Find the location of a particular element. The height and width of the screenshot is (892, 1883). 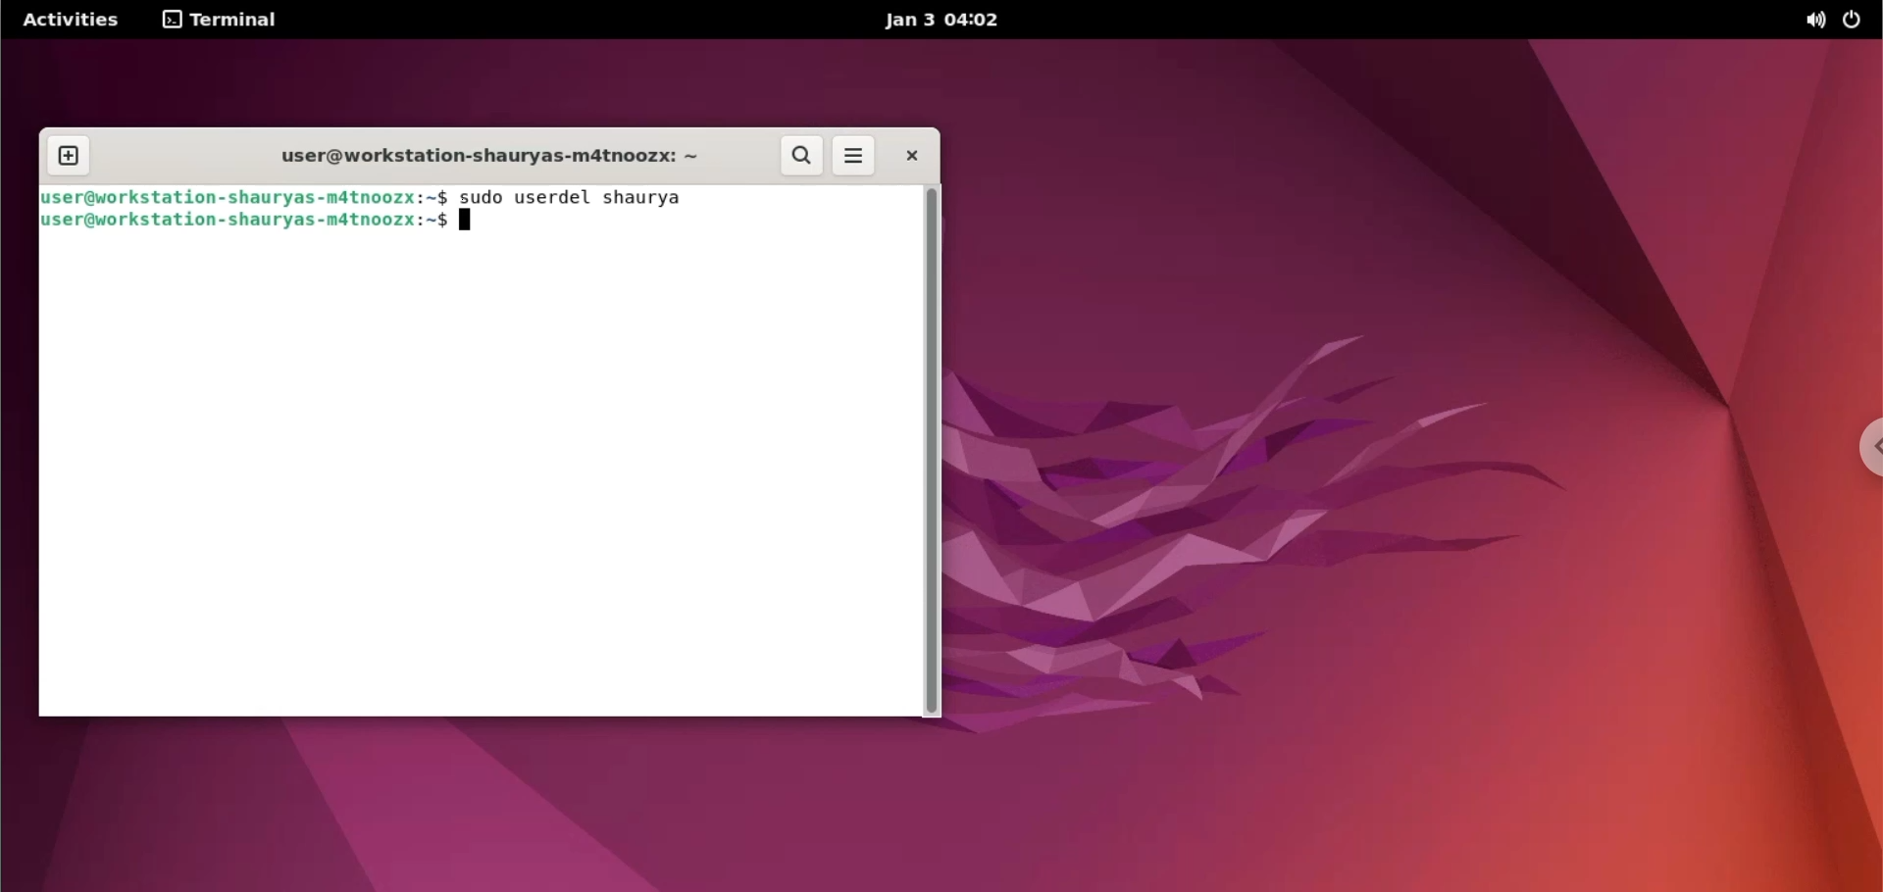

close is located at coordinates (914, 156).